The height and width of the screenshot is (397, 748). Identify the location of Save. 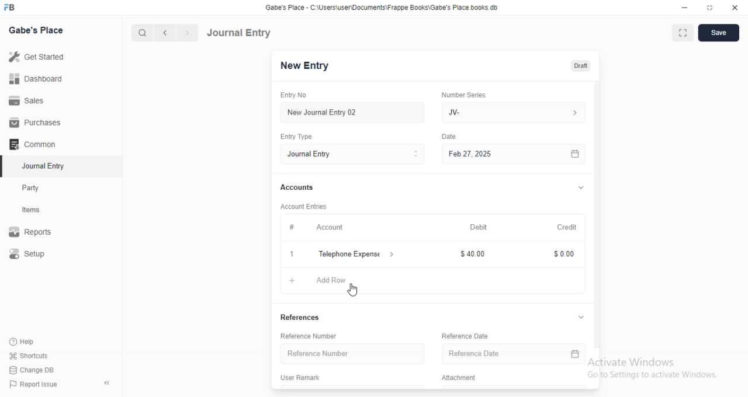
(722, 33).